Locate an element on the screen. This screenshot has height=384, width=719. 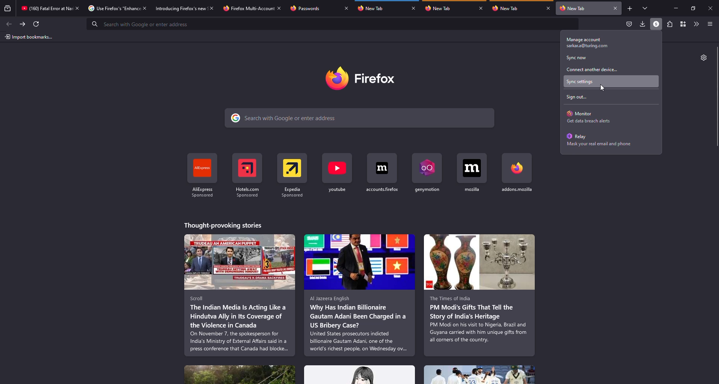
cursor is located at coordinates (602, 88).